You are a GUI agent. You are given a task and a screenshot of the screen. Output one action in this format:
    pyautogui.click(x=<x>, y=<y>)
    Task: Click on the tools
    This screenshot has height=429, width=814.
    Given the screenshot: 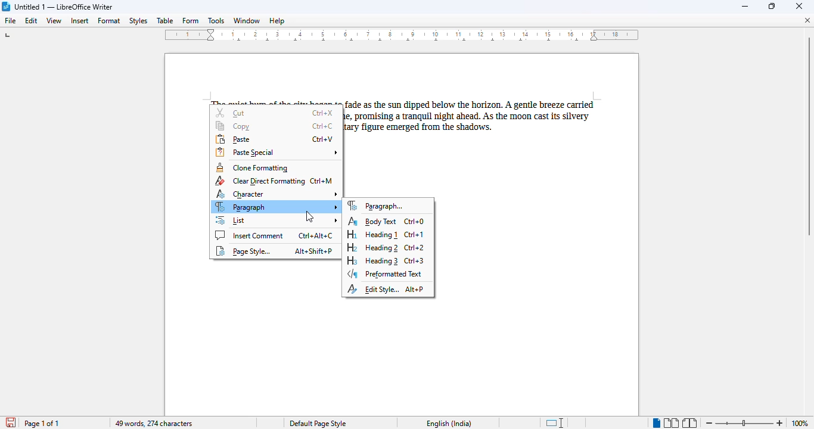 What is the action you would take?
    pyautogui.click(x=216, y=20)
    